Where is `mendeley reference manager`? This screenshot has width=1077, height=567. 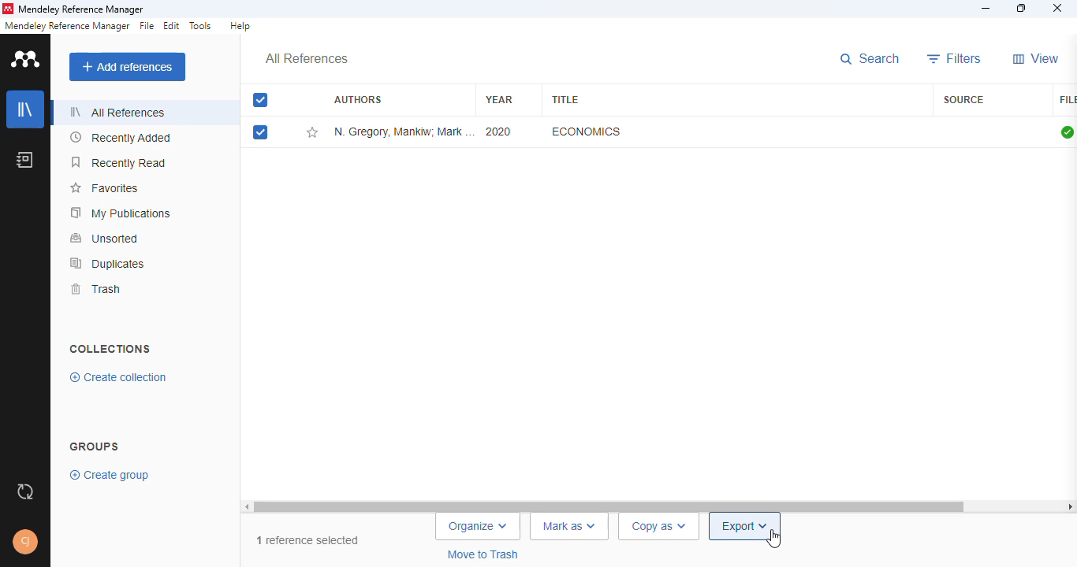 mendeley reference manager is located at coordinates (67, 26).